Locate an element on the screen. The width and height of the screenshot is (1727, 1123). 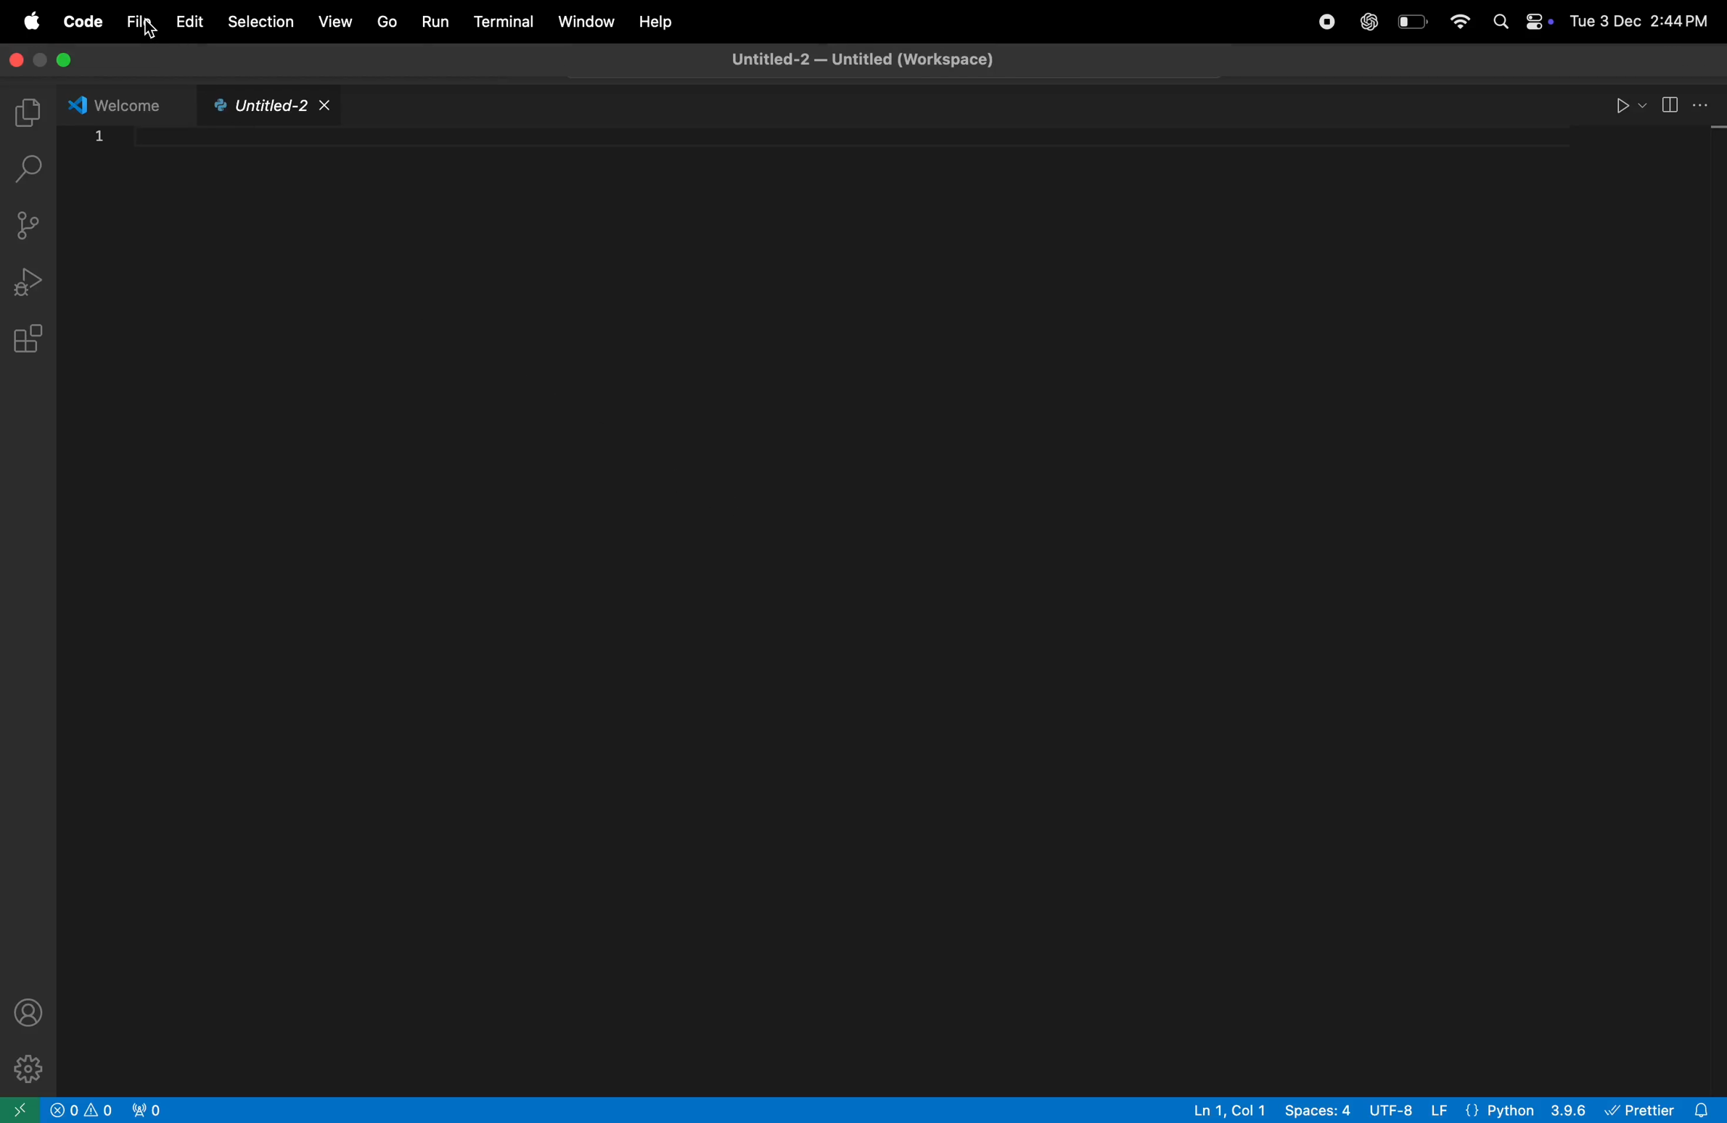
line col 4 is located at coordinates (1233, 1110).